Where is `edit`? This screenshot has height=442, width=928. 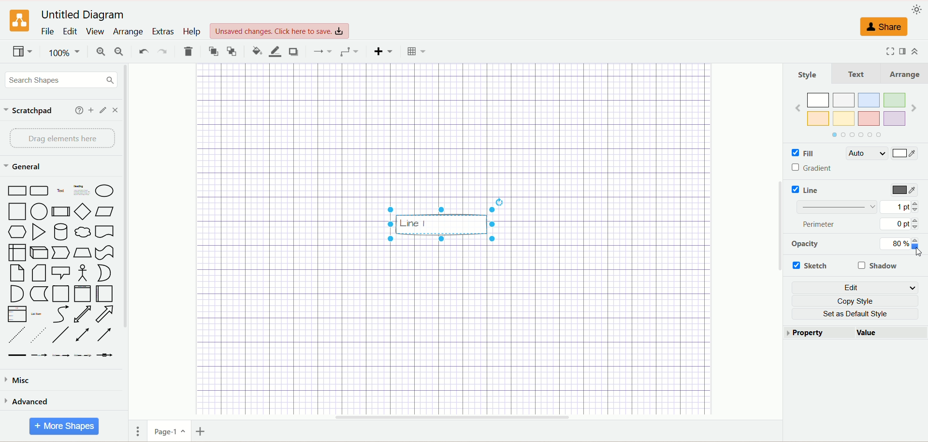 edit is located at coordinates (69, 31).